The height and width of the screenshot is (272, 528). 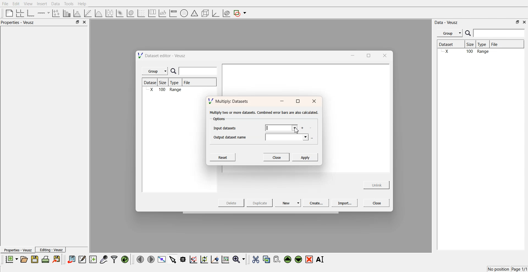 I want to click on Output dataset name, so click(x=232, y=137).